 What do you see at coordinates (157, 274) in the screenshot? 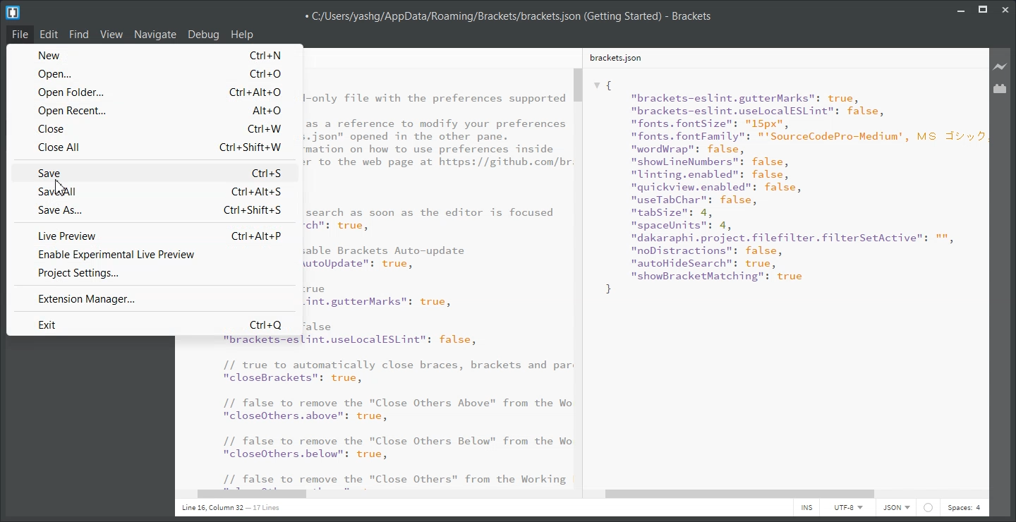
I see `Project Settings...` at bounding box center [157, 274].